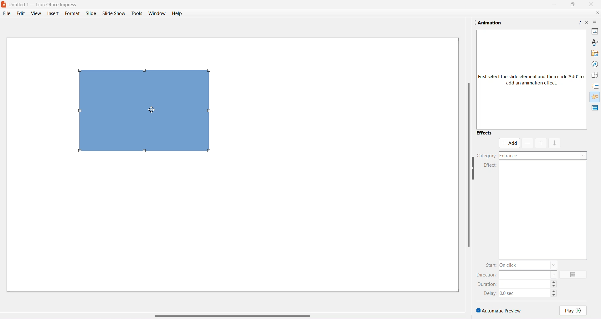 The image size is (601, 319). Describe the element at coordinates (553, 5) in the screenshot. I see `Minimize` at that location.